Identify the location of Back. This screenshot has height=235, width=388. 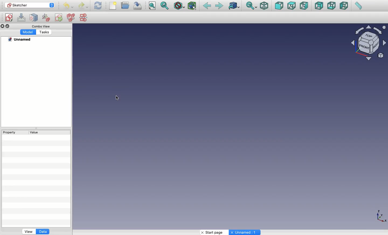
(207, 6).